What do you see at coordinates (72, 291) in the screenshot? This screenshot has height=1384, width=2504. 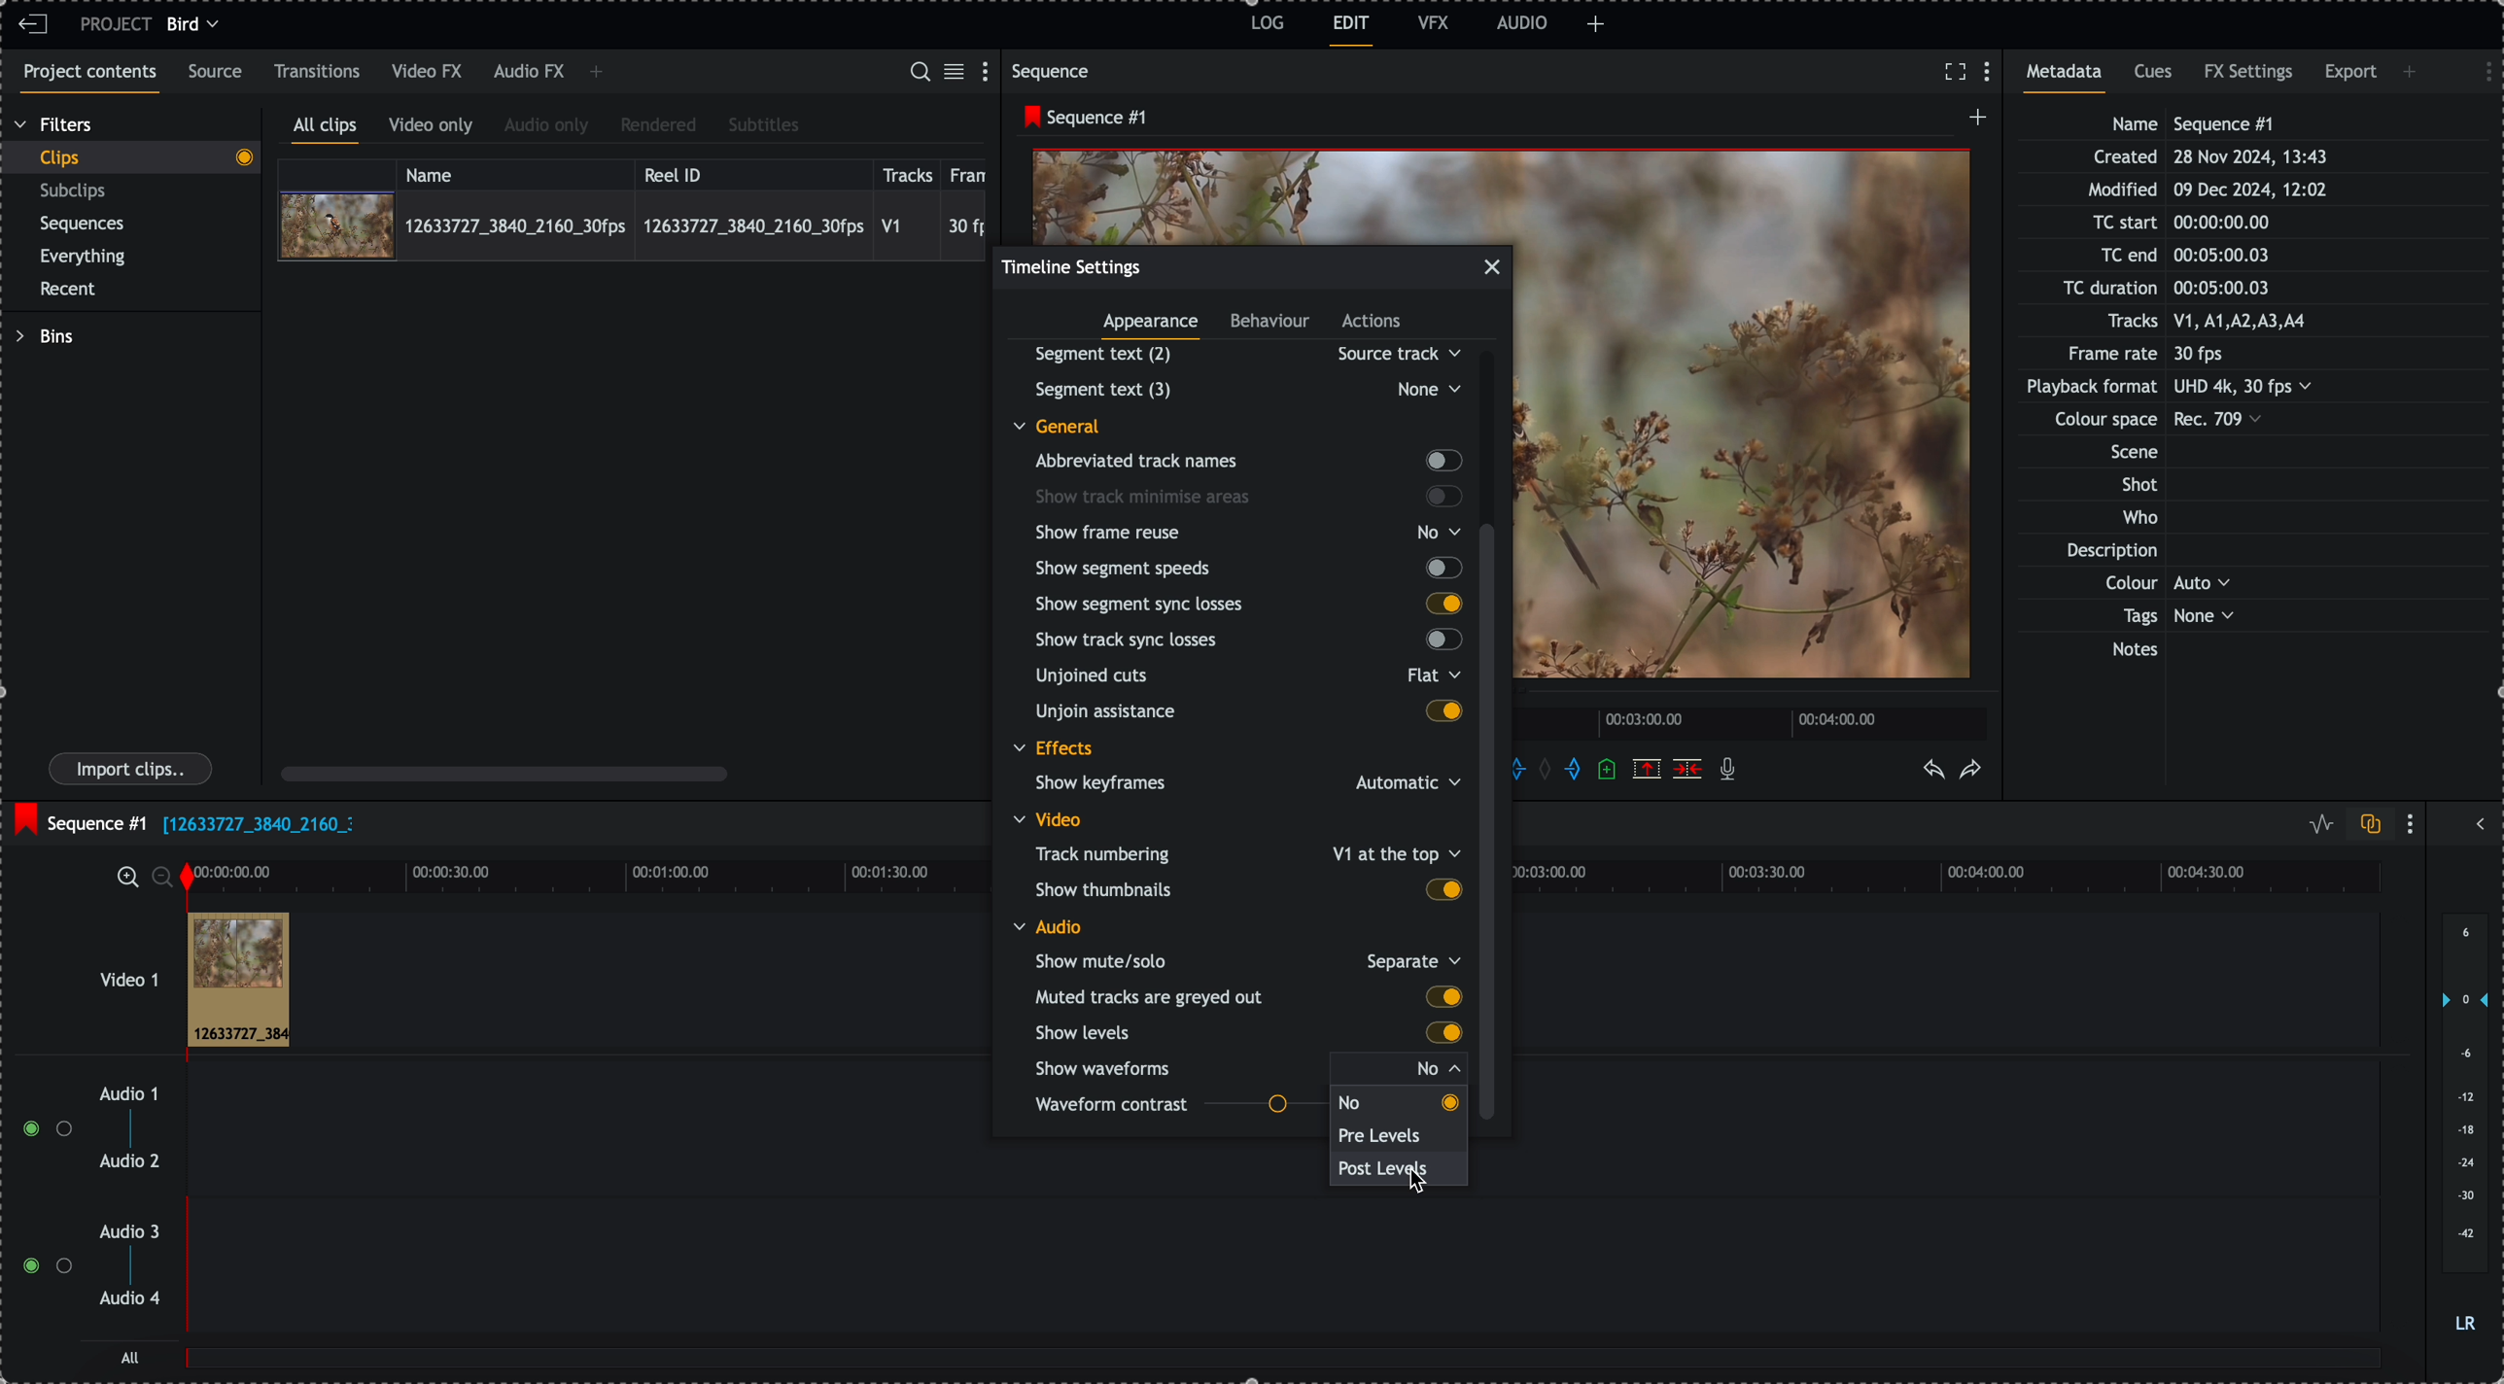 I see `recent` at bounding box center [72, 291].